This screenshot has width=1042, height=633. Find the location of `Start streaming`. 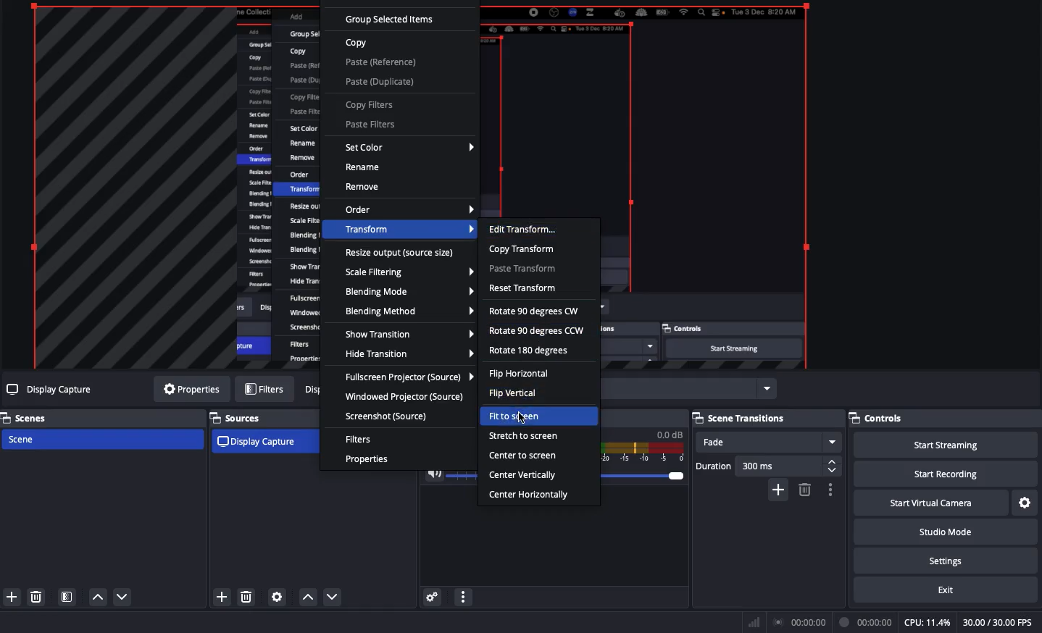

Start streaming is located at coordinates (944, 445).